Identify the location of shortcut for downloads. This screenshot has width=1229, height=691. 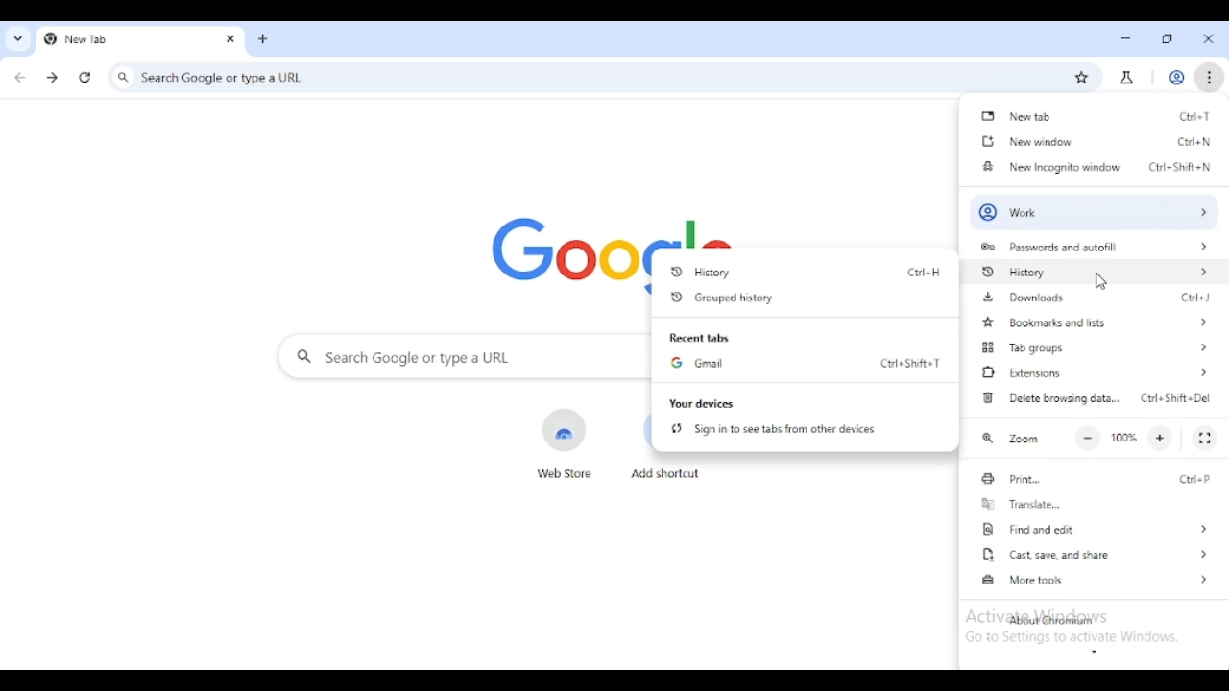
(1196, 297).